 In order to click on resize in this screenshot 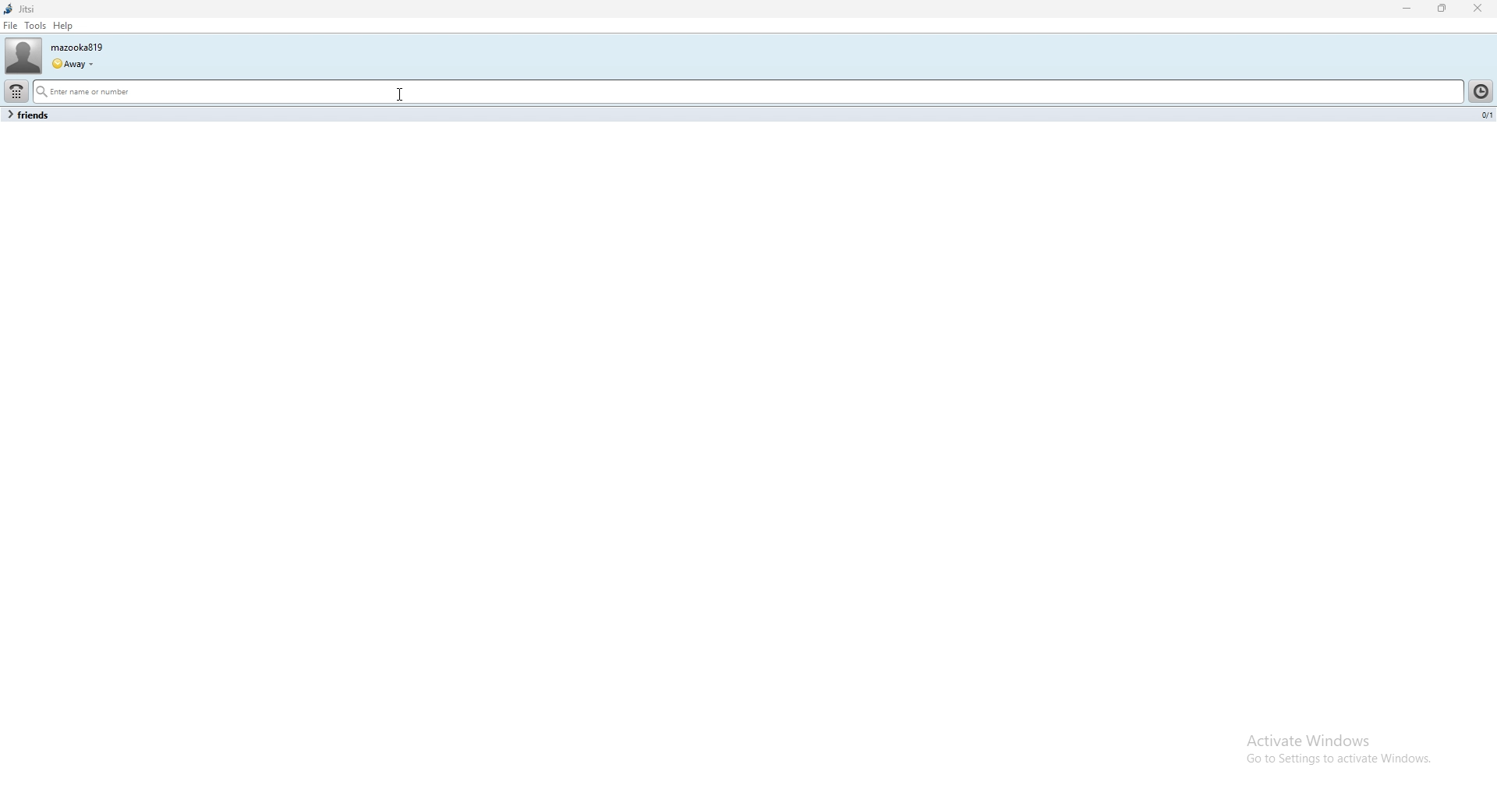, I will do `click(1443, 9)`.